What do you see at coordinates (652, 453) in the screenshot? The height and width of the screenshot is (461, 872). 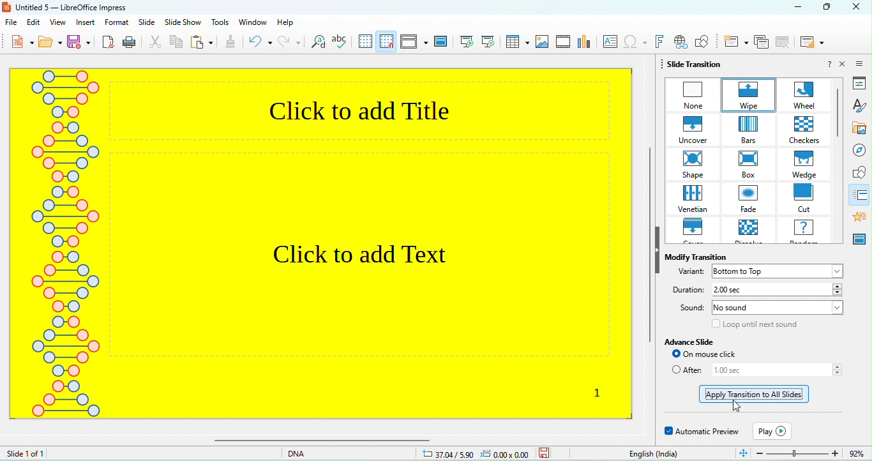 I see `text language` at bounding box center [652, 453].